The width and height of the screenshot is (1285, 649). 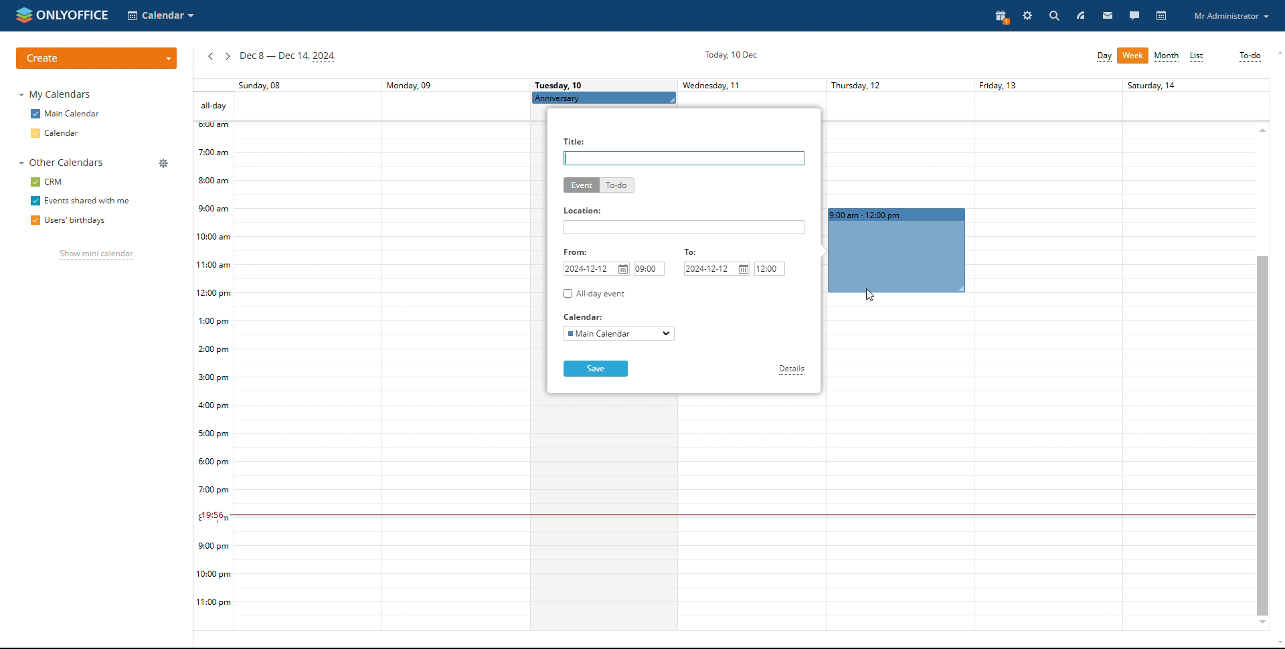 What do you see at coordinates (88, 201) in the screenshot?
I see `events shared with me` at bounding box center [88, 201].